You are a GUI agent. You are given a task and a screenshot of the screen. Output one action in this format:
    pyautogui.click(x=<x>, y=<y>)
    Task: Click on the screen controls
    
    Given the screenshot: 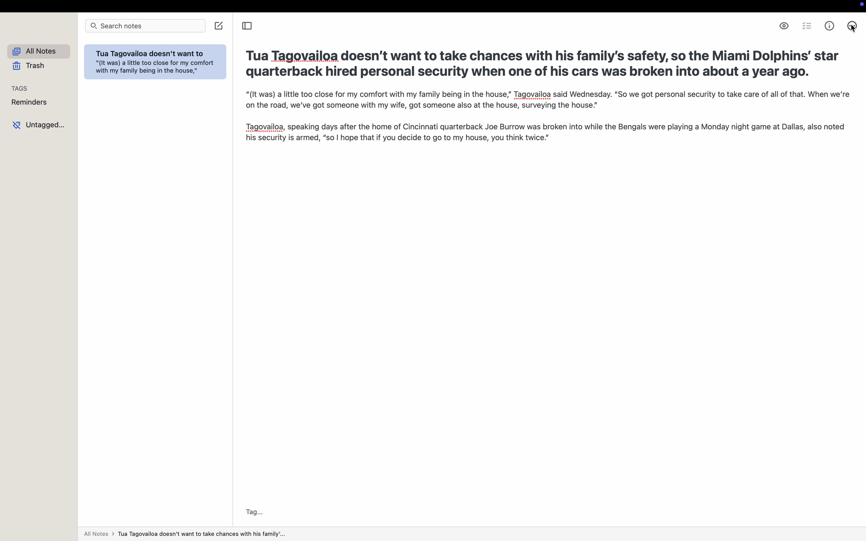 What is the action you would take?
    pyautogui.click(x=861, y=6)
    